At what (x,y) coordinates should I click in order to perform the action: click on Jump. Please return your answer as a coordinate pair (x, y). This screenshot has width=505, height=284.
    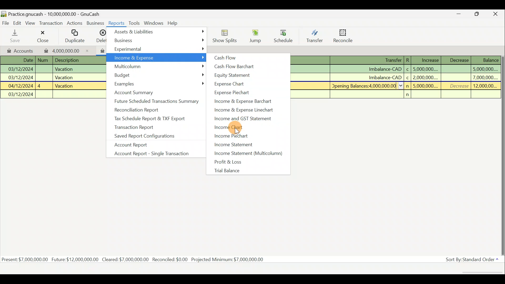
    Looking at the image, I should click on (255, 35).